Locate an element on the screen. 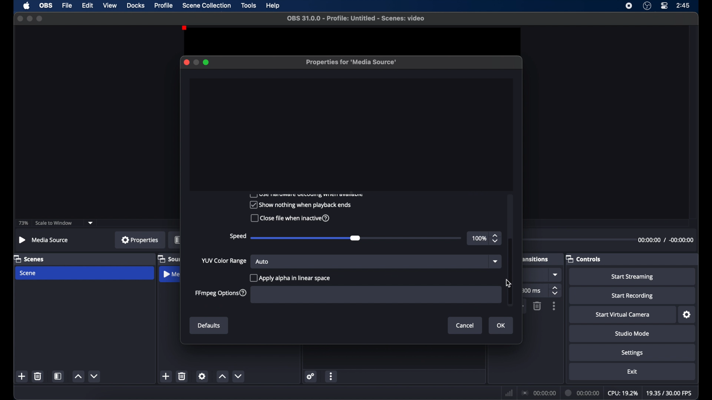  yup color range is located at coordinates (224, 261).